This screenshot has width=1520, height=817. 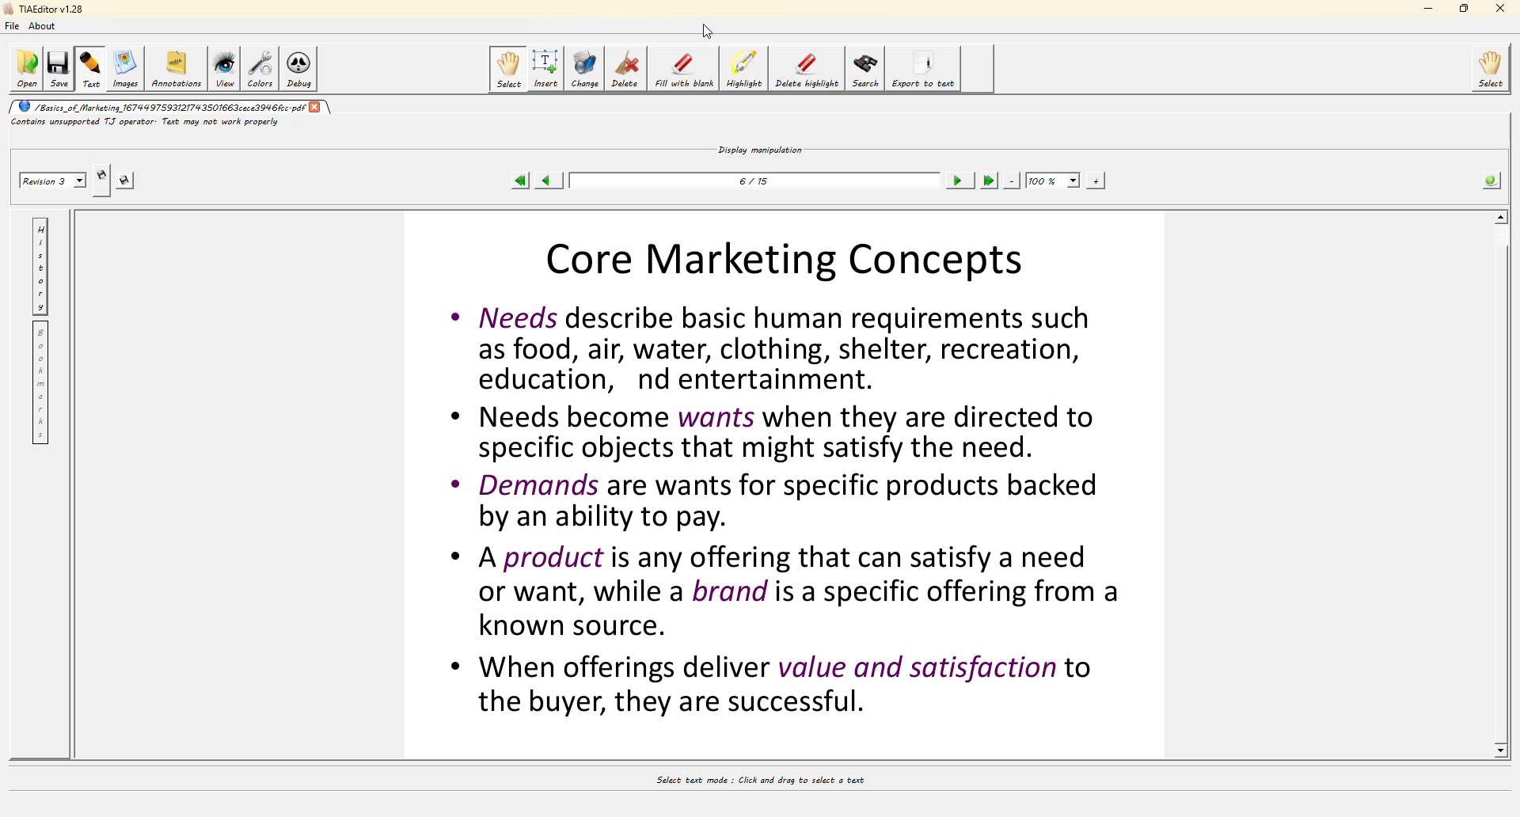 What do you see at coordinates (1491, 181) in the screenshot?
I see `info` at bounding box center [1491, 181].